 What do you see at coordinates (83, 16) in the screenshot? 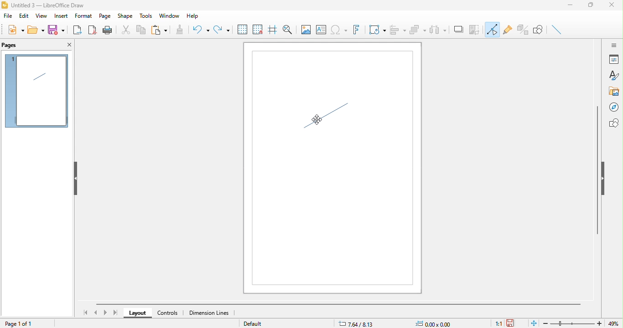
I see `format` at bounding box center [83, 16].